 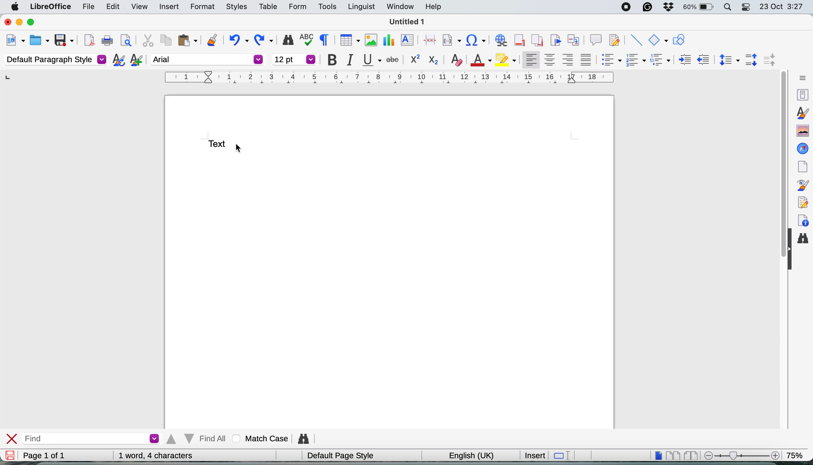 What do you see at coordinates (655, 455) in the screenshot?
I see `single page view` at bounding box center [655, 455].